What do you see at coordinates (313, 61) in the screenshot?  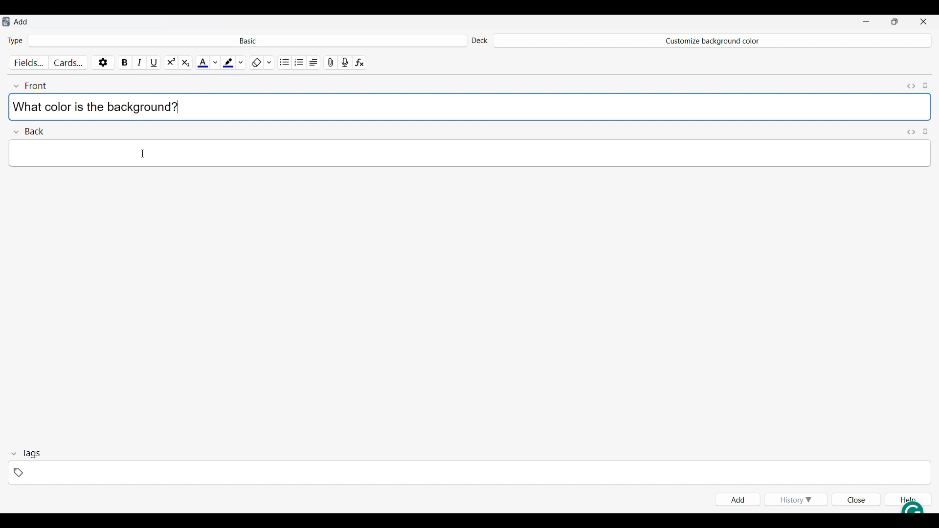 I see `Alignment` at bounding box center [313, 61].